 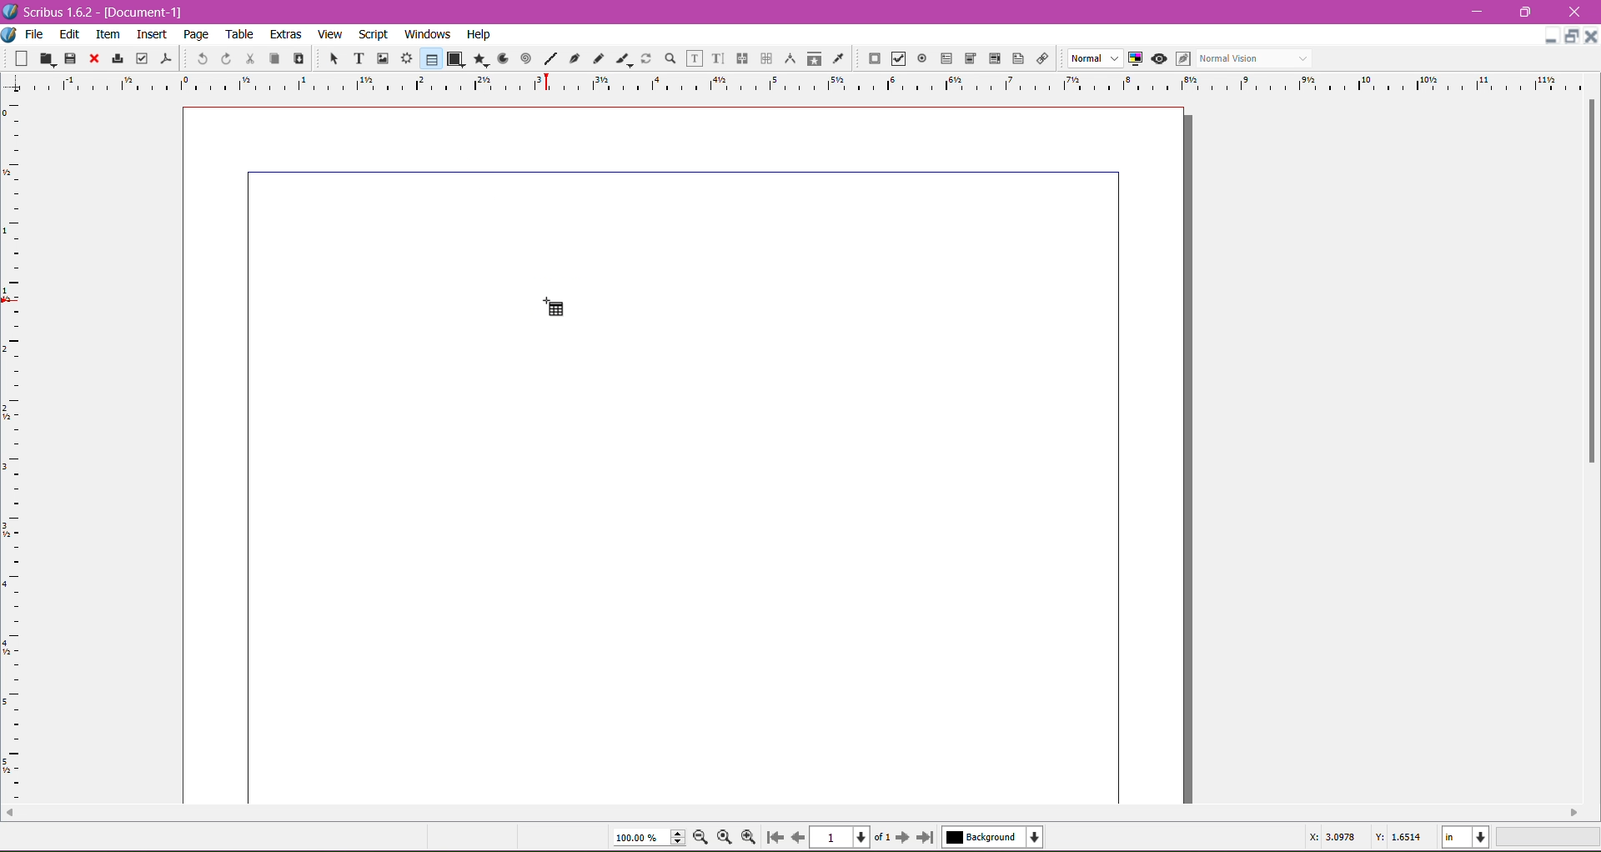 I want to click on Freehand Line, so click(x=598, y=59).